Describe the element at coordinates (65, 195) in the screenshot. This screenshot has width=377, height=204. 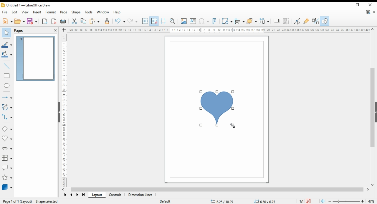
I see `first page` at that location.